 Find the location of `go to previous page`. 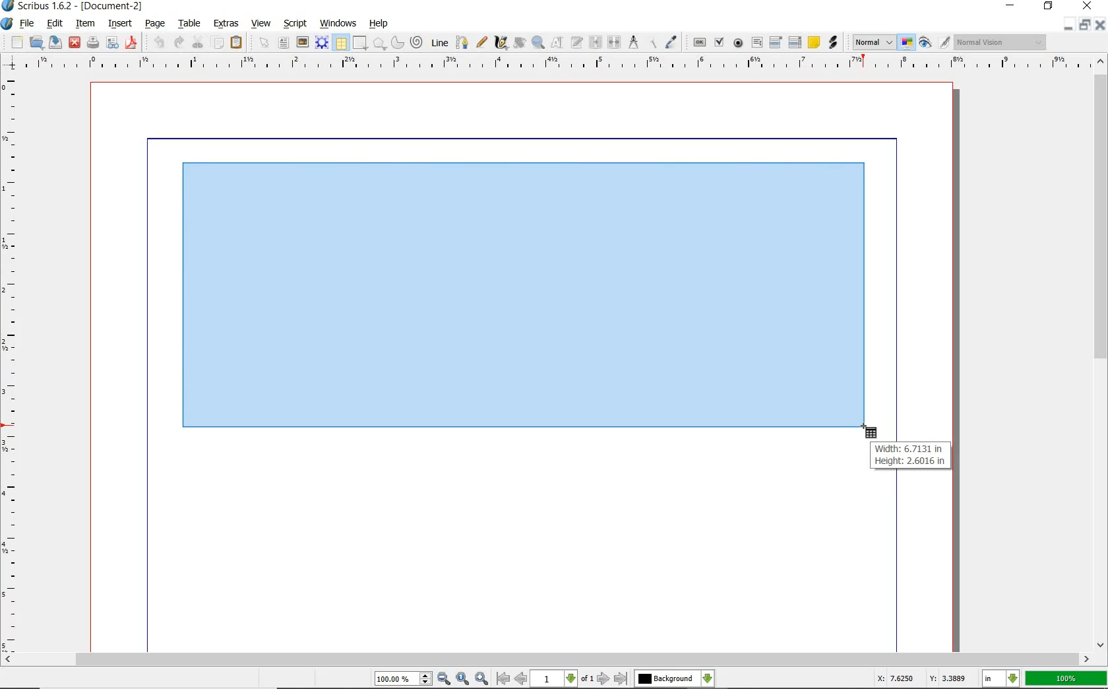

go to previous page is located at coordinates (522, 680).